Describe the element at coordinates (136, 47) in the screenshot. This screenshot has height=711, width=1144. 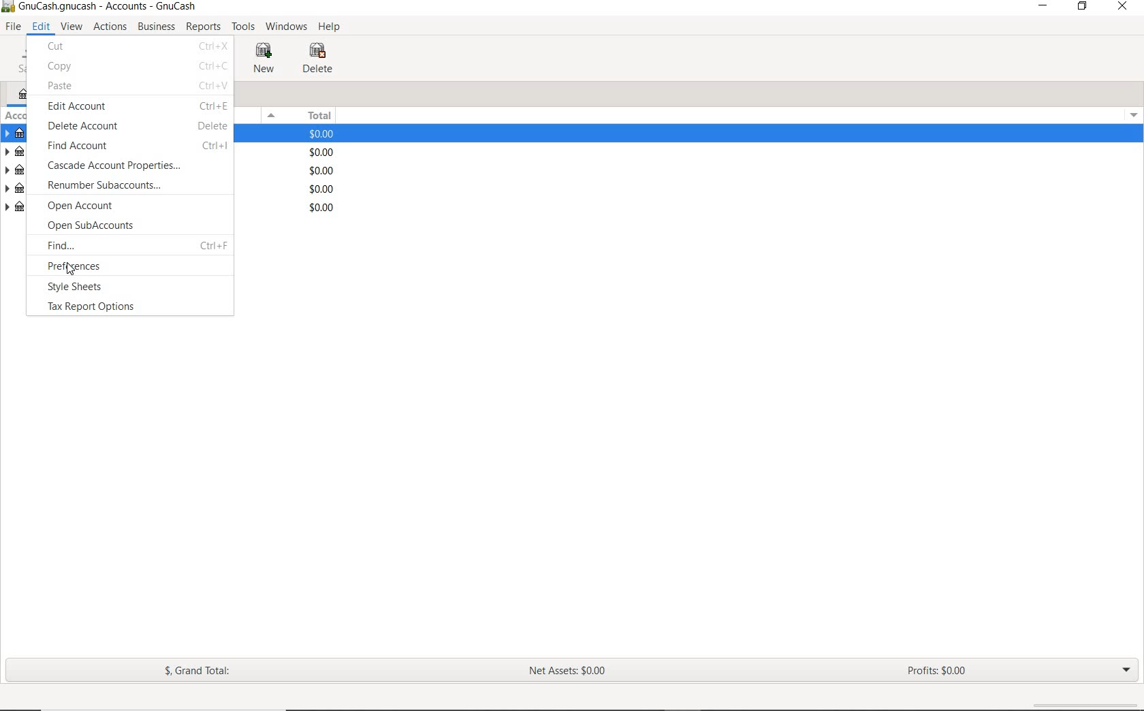
I see `CUT` at that location.